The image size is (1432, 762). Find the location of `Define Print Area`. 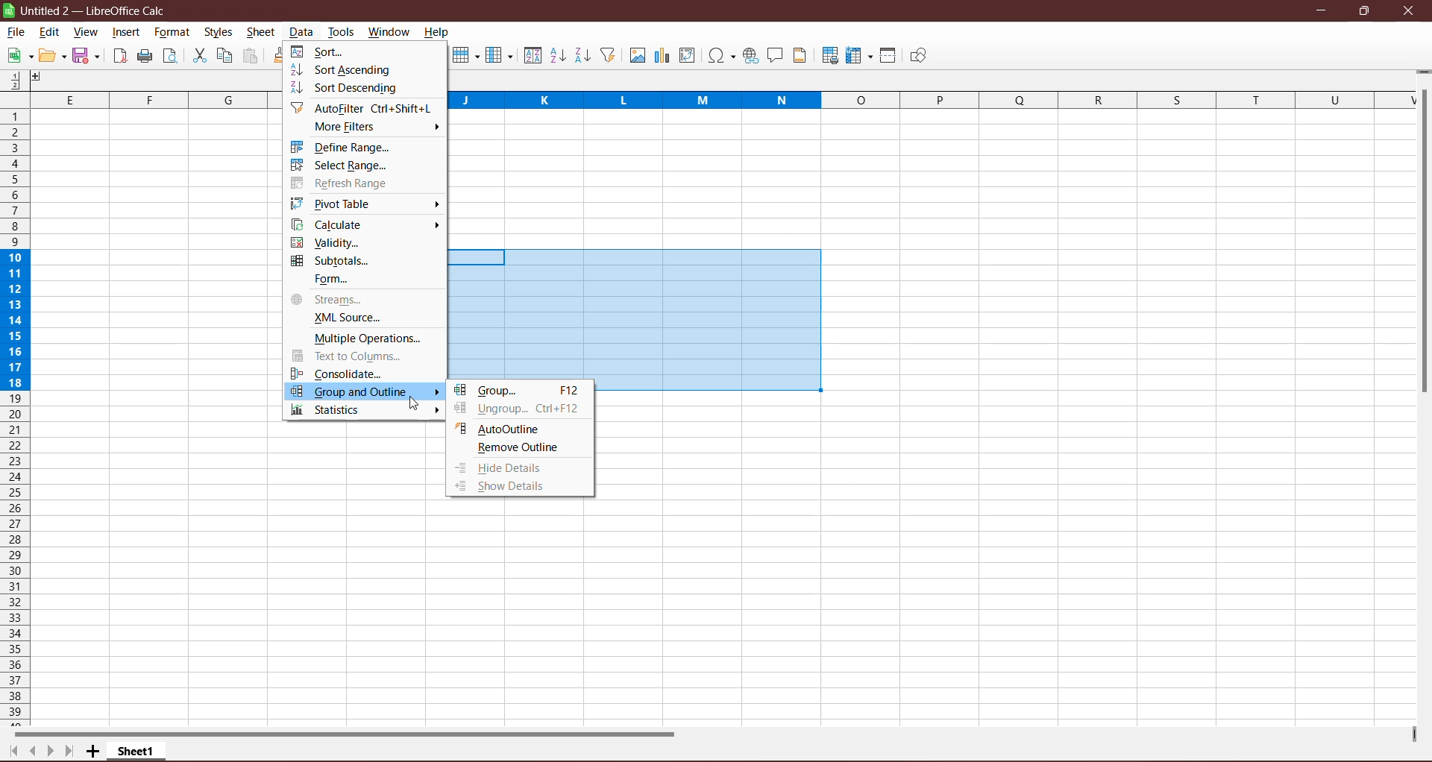

Define Print Area is located at coordinates (829, 57).